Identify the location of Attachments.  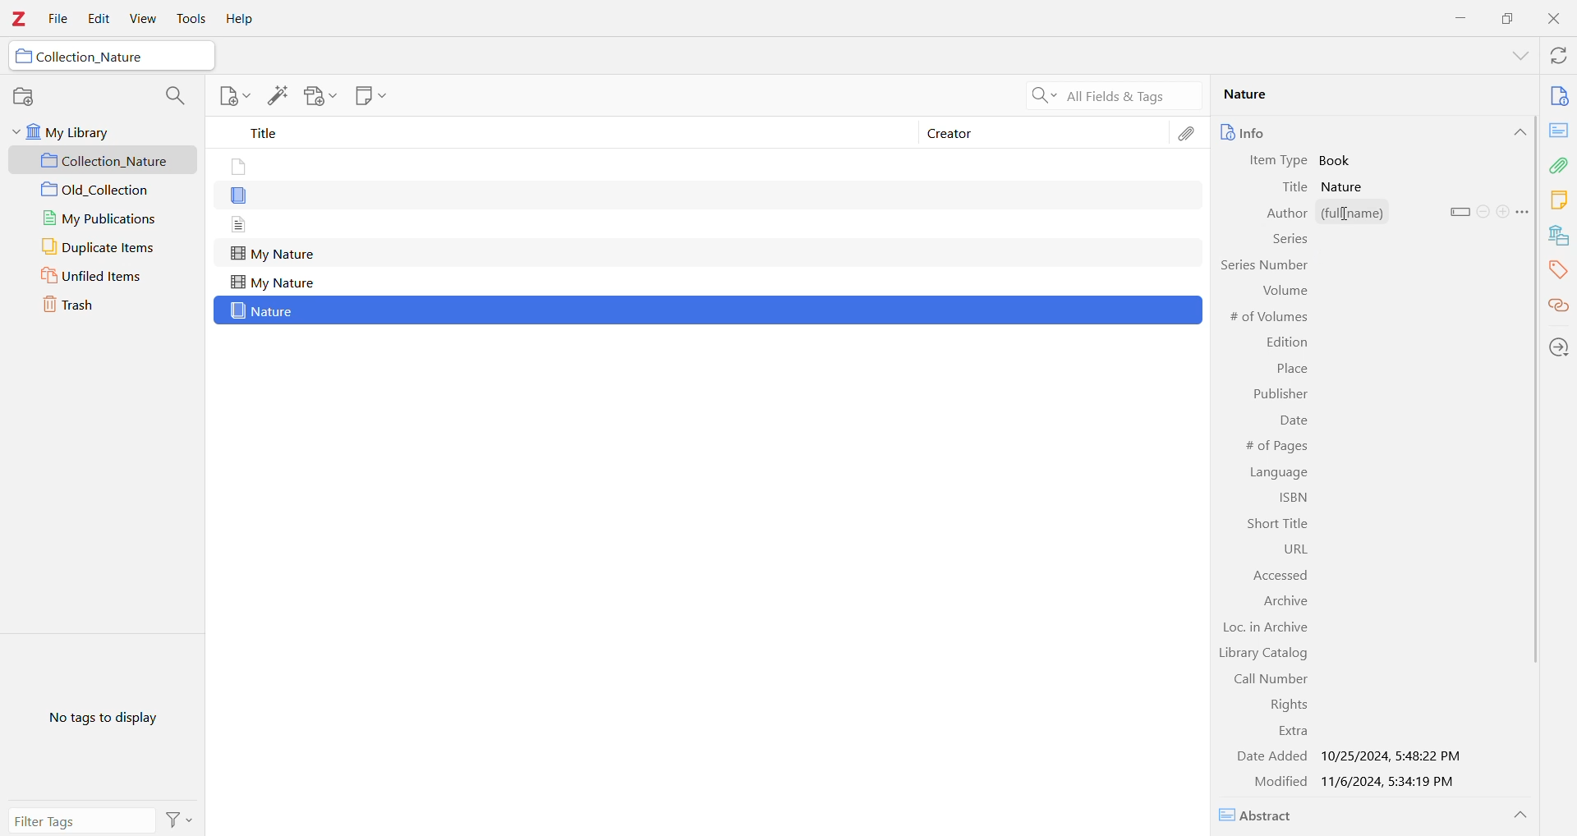
(1559, 165).